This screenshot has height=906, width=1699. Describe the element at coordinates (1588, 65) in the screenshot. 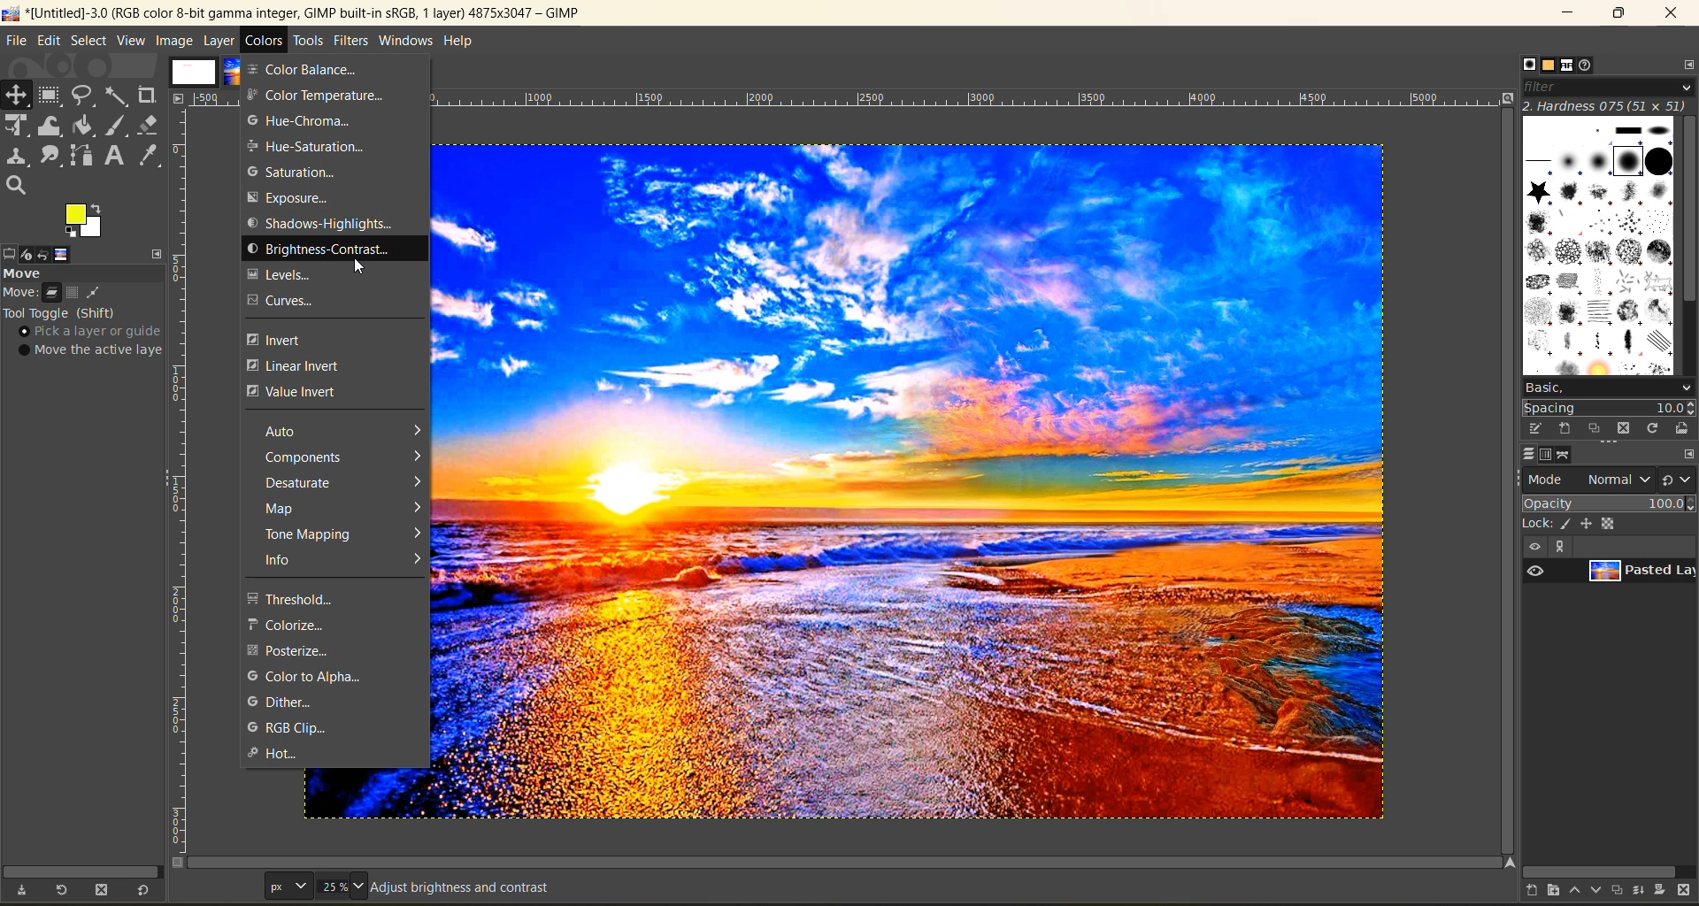

I see `document history` at that location.